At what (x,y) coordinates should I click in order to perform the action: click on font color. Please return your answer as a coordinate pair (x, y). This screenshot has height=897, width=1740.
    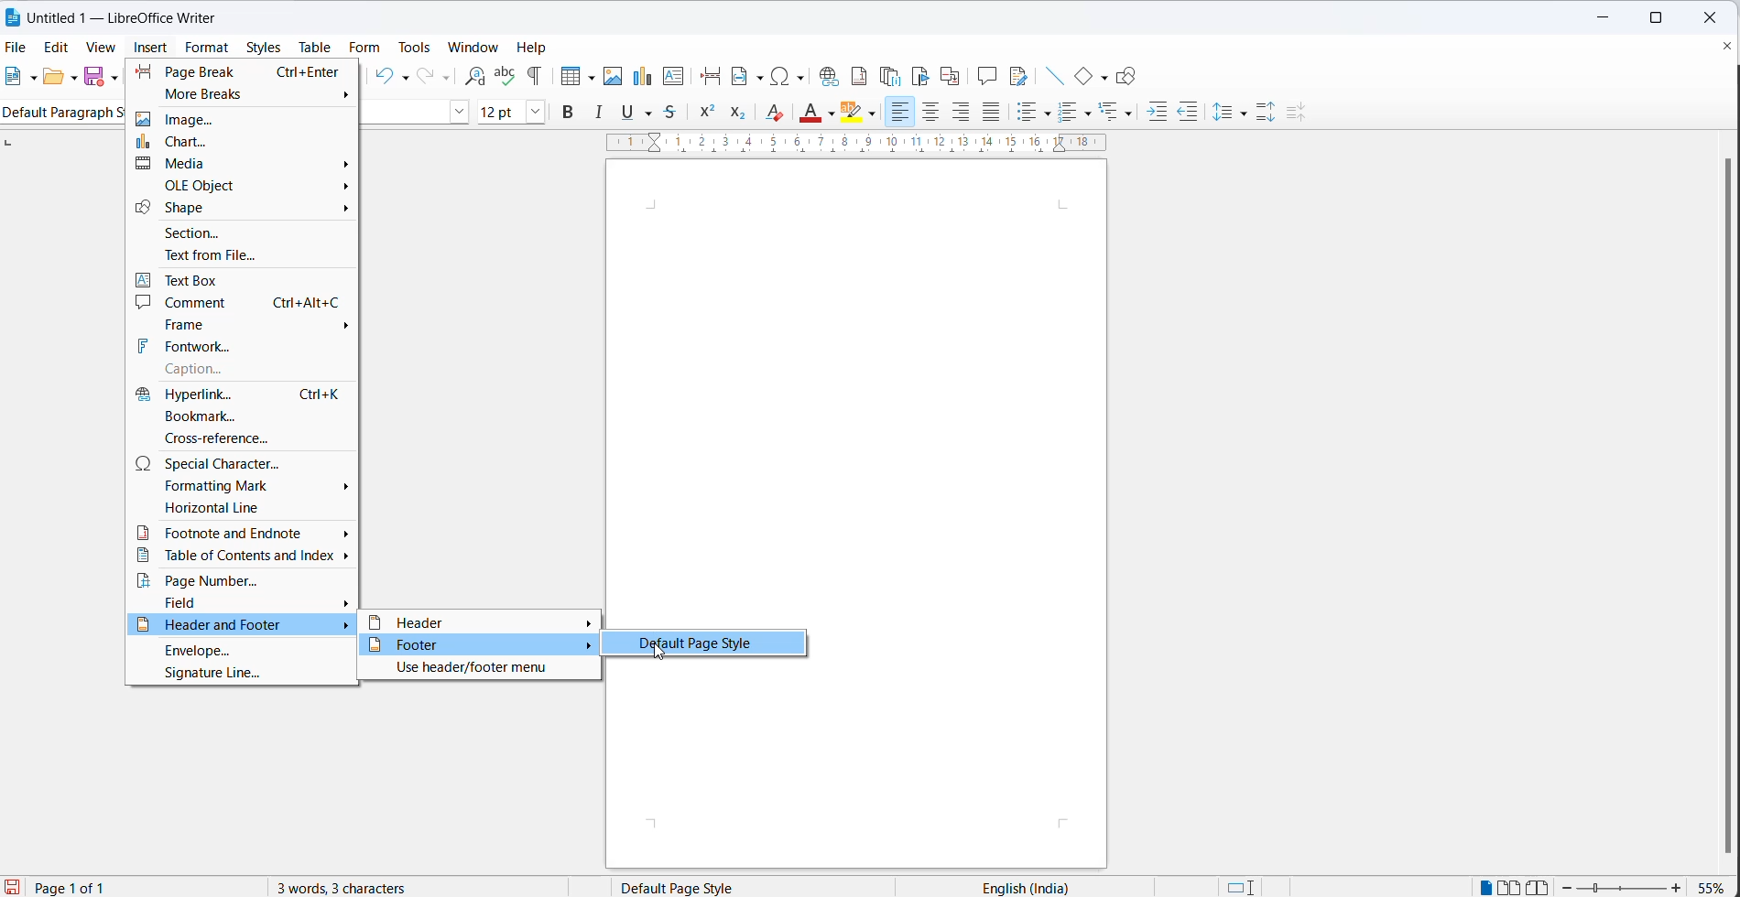
    Looking at the image, I should click on (810, 115).